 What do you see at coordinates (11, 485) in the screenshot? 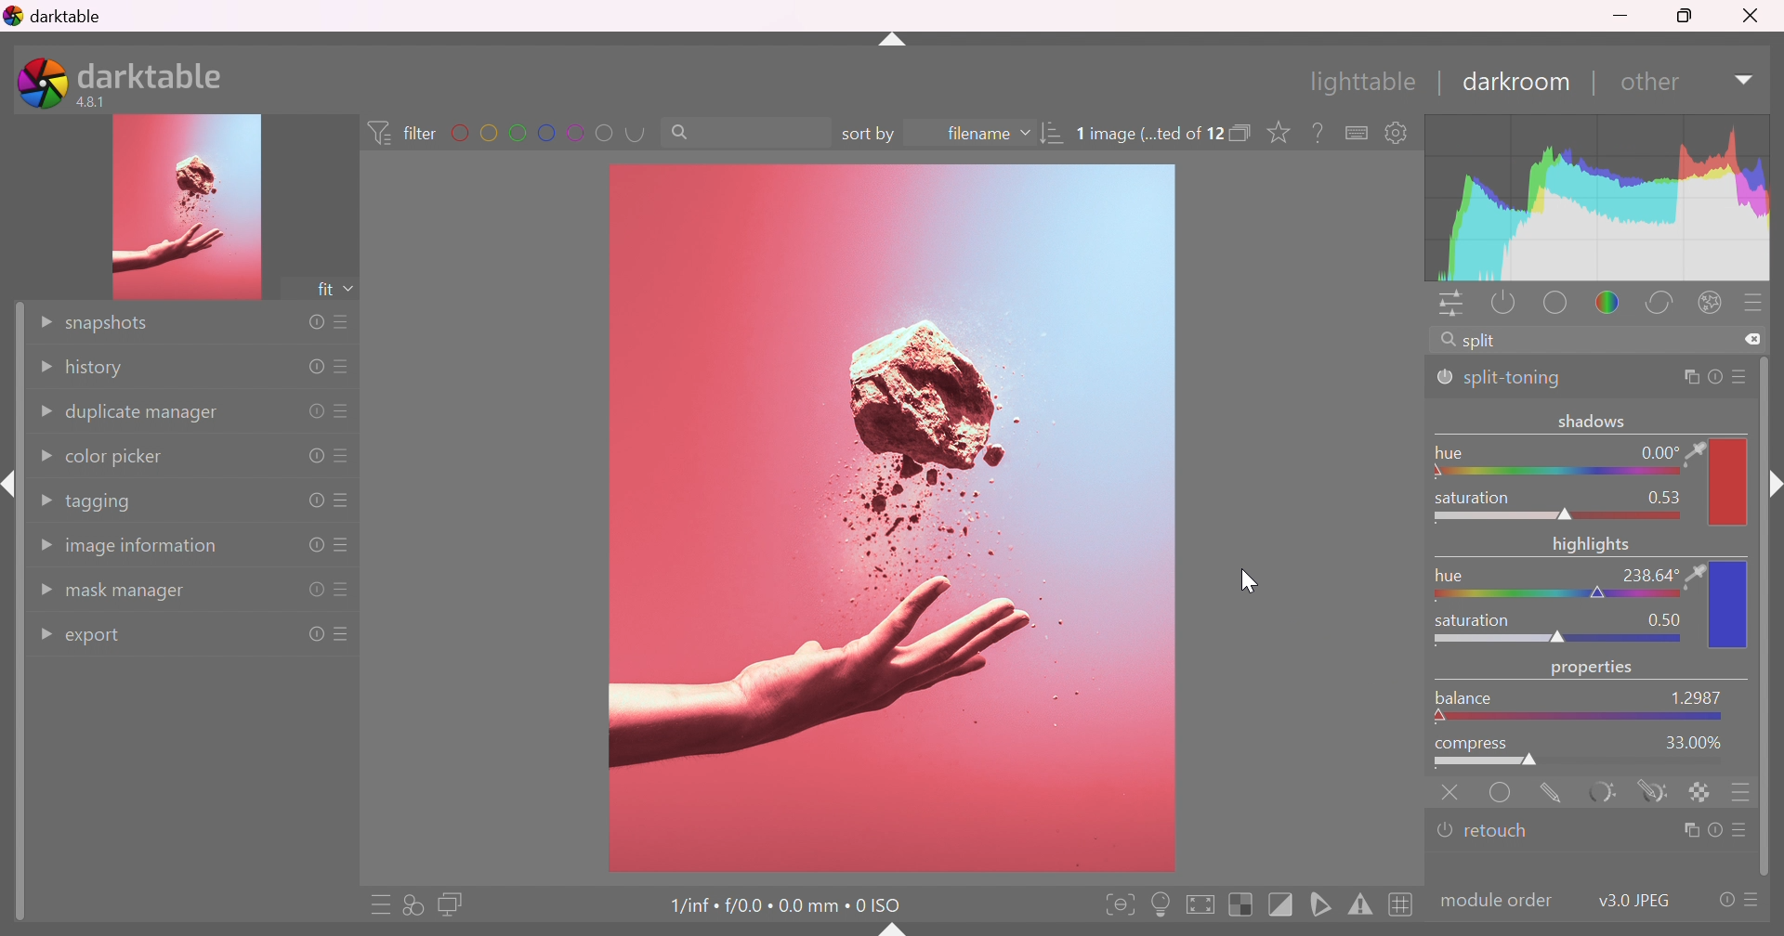
I see `shift+ctrl+i` at bounding box center [11, 485].